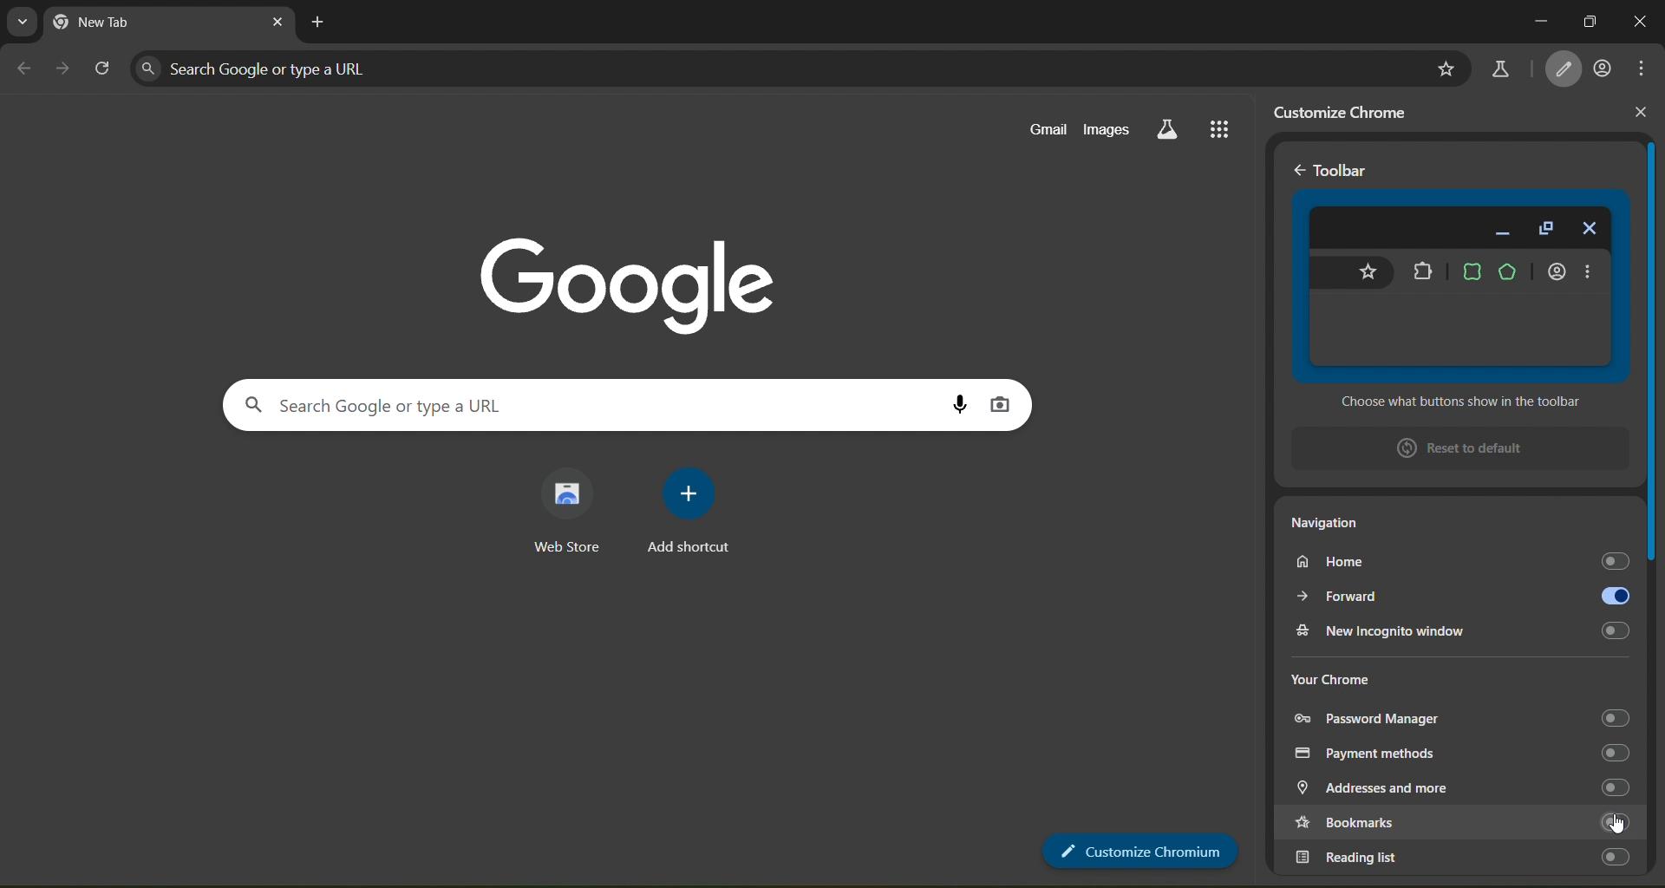  I want to click on < Toolbar, so click(1338, 171).